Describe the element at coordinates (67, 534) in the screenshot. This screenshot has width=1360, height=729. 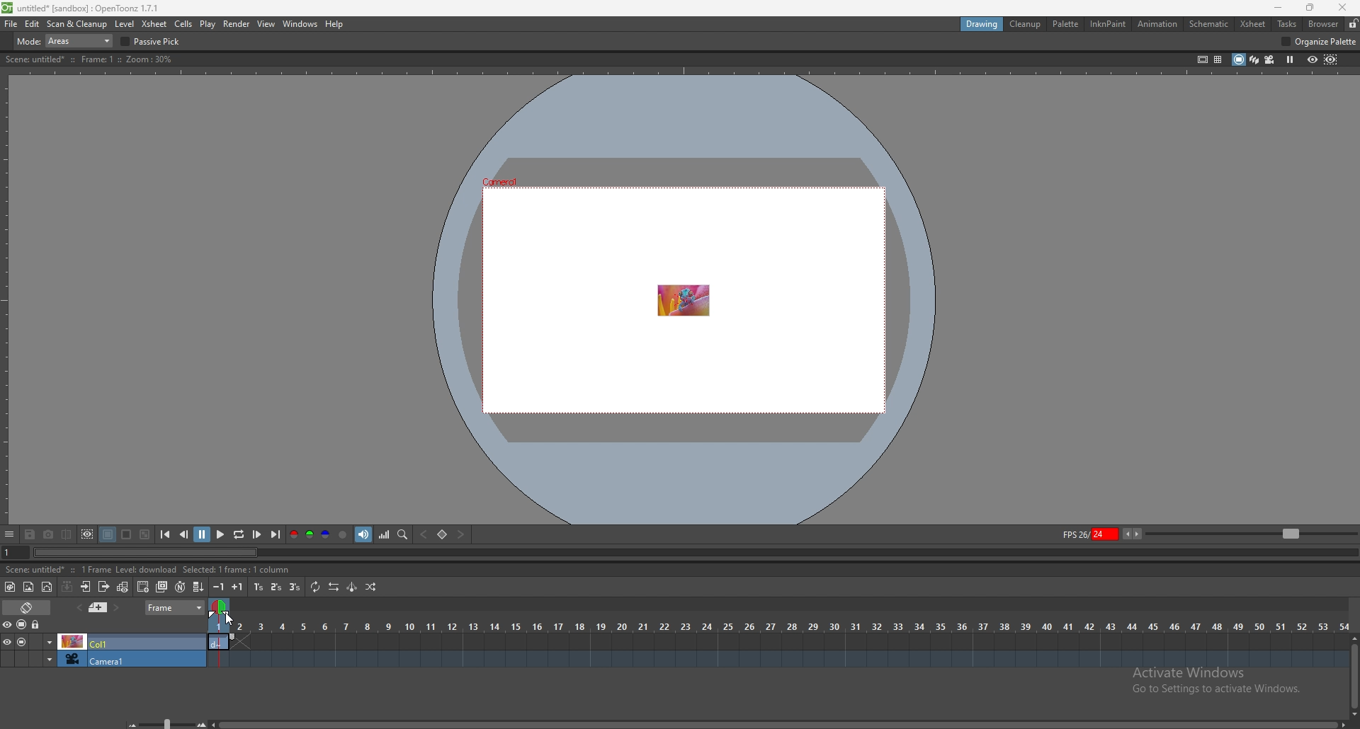
I see `compare to snapshot` at that location.